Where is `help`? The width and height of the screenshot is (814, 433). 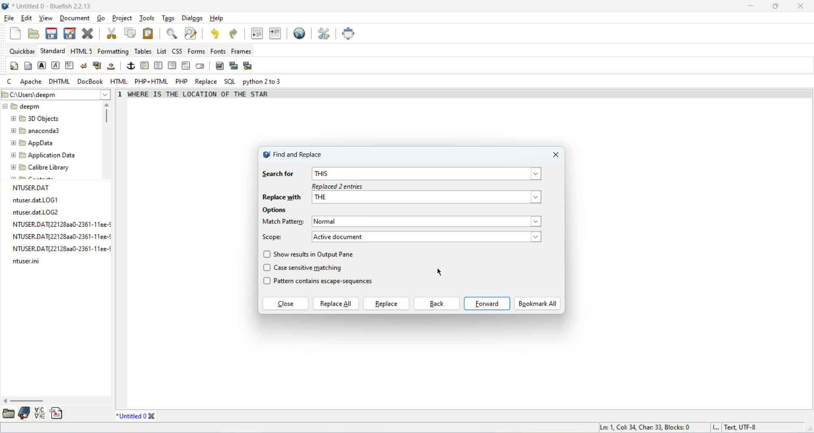
help is located at coordinates (216, 18).